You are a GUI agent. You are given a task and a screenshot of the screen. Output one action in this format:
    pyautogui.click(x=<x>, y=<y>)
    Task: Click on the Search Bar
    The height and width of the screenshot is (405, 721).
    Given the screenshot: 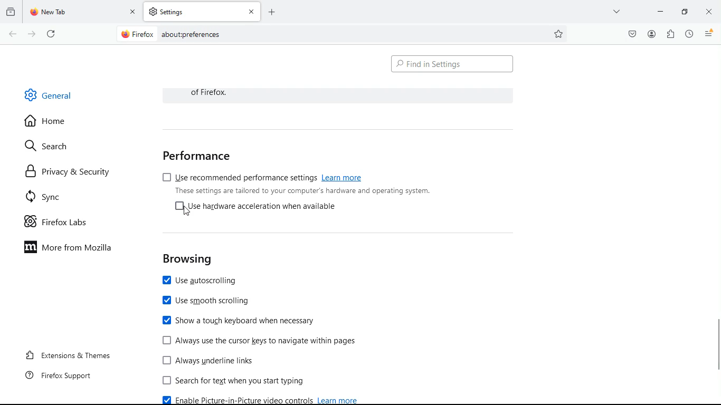 What is the action you would take?
    pyautogui.click(x=341, y=33)
    